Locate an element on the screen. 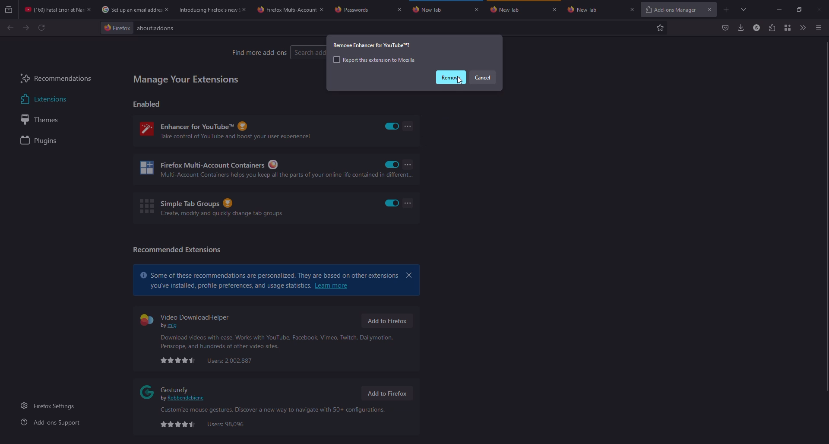 The image size is (829, 444). add to firefox is located at coordinates (386, 320).